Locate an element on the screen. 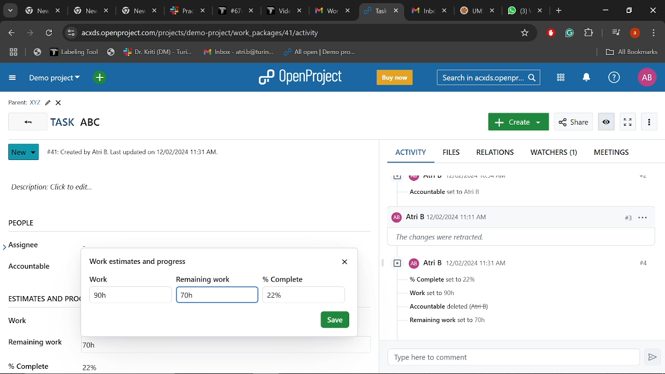  COmpleted work is located at coordinates (303, 294).